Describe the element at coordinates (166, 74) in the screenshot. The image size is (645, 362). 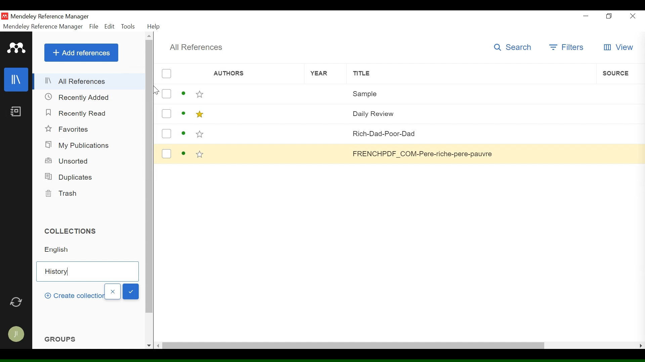
I see `(un)select` at that location.